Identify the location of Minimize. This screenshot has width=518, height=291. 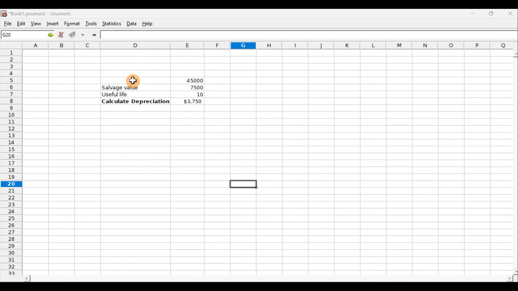
(472, 13).